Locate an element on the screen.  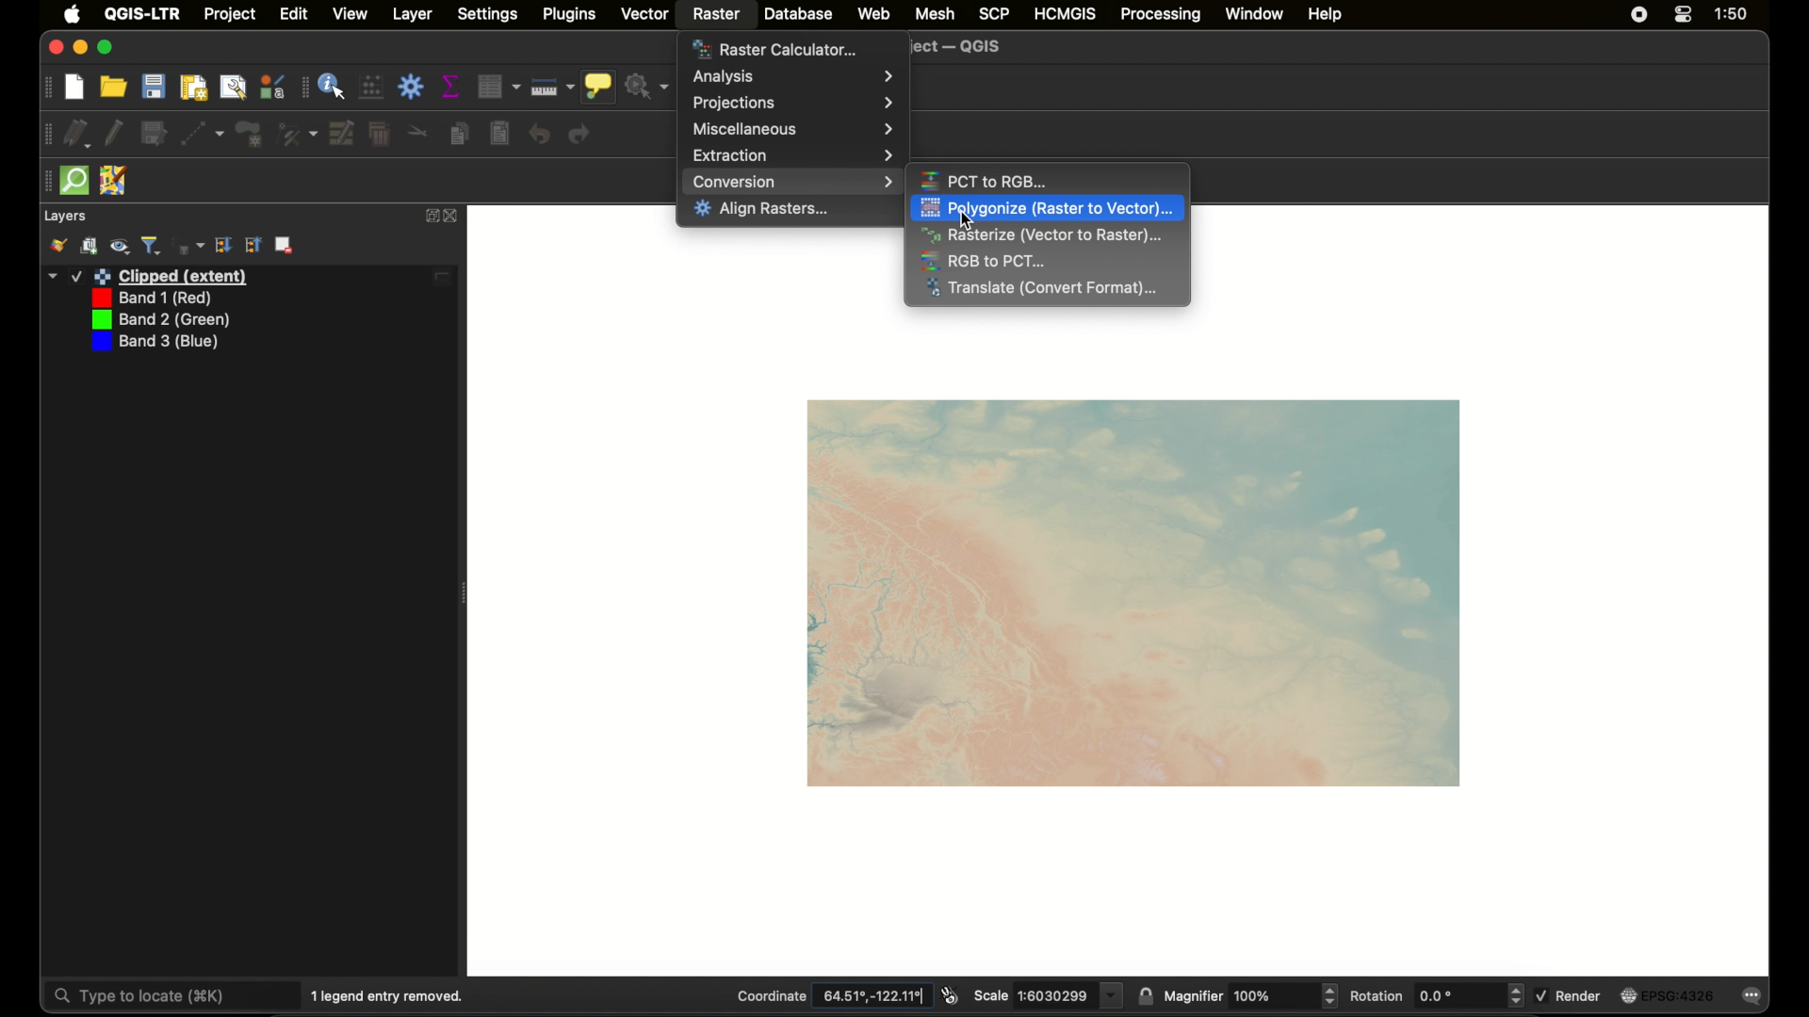
scp is located at coordinates (990, 12).